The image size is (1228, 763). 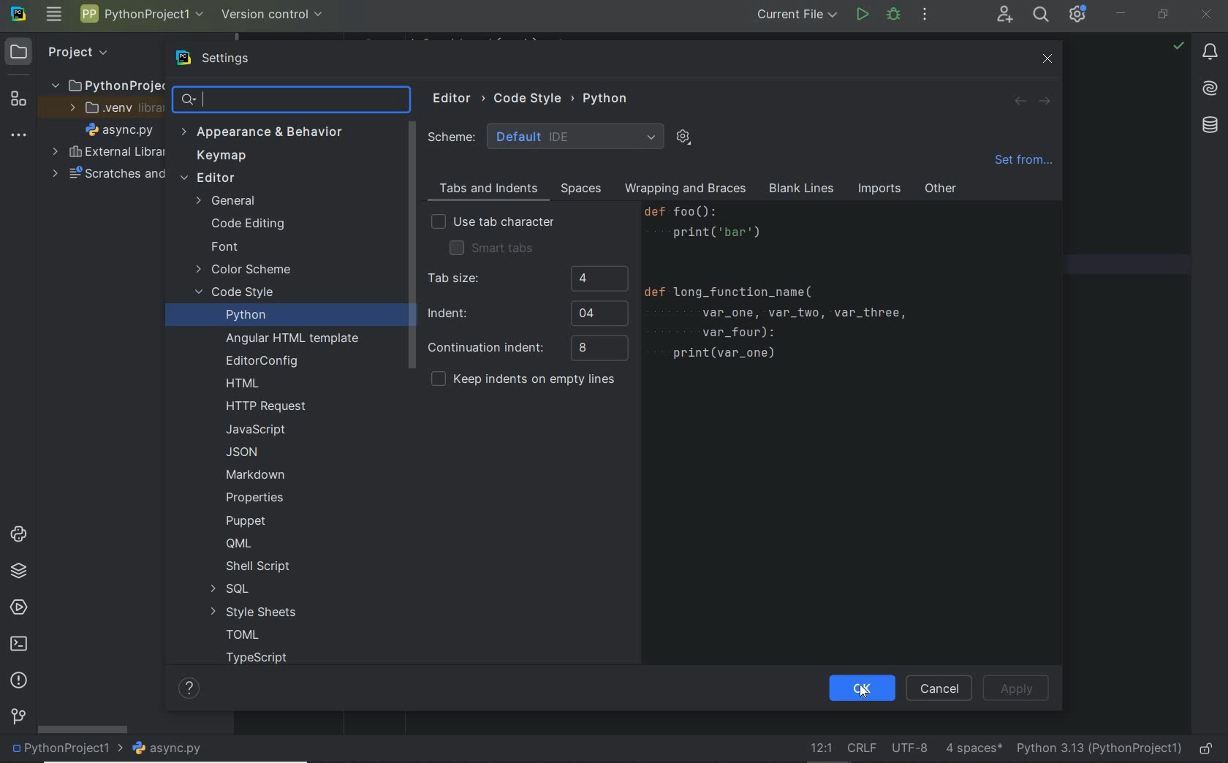 What do you see at coordinates (523, 381) in the screenshot?
I see `keep indents on empty lines` at bounding box center [523, 381].